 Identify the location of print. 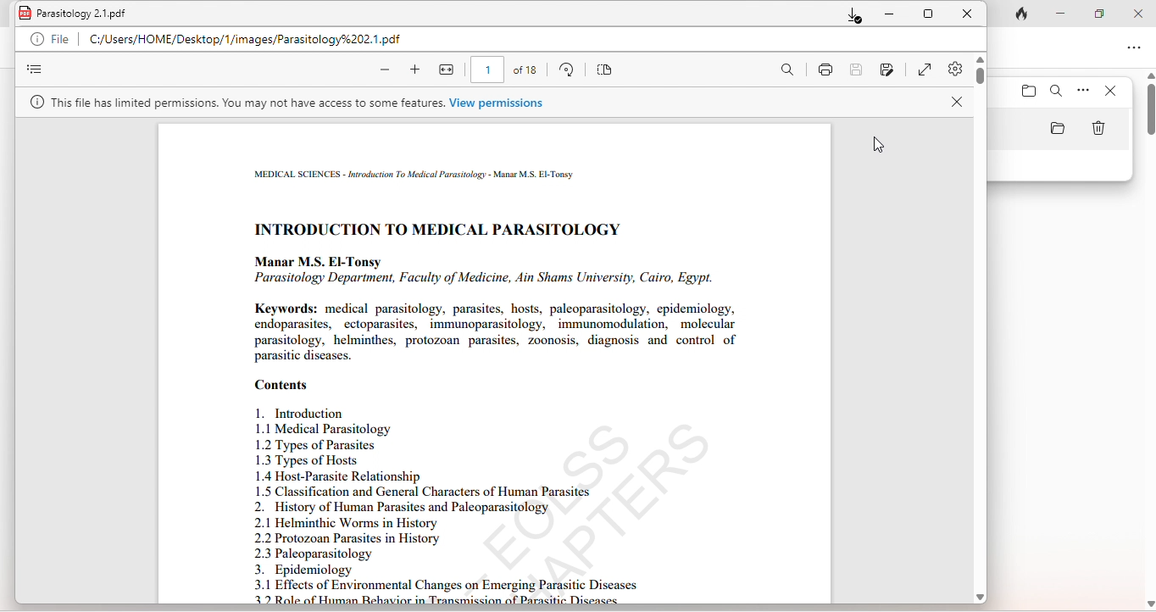
(823, 70).